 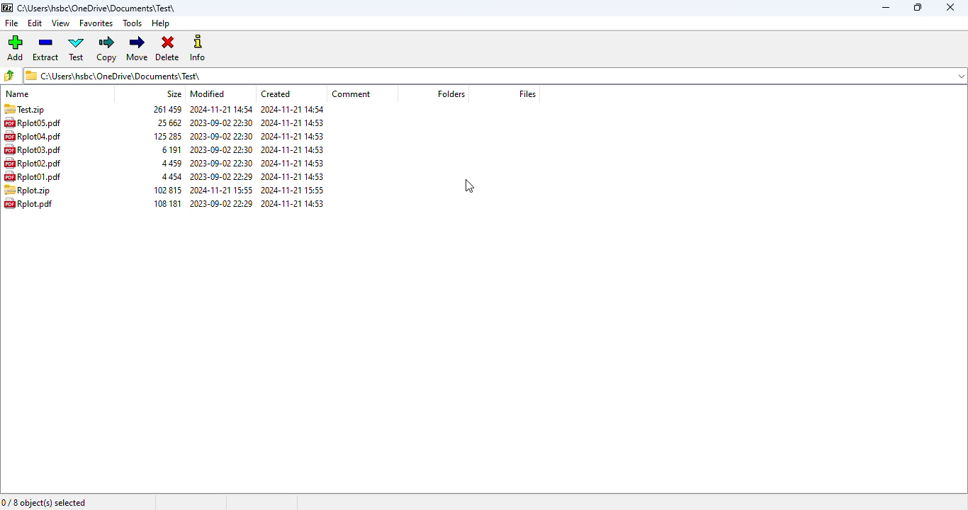 What do you see at coordinates (469, 186) in the screenshot?
I see `cursor` at bounding box center [469, 186].